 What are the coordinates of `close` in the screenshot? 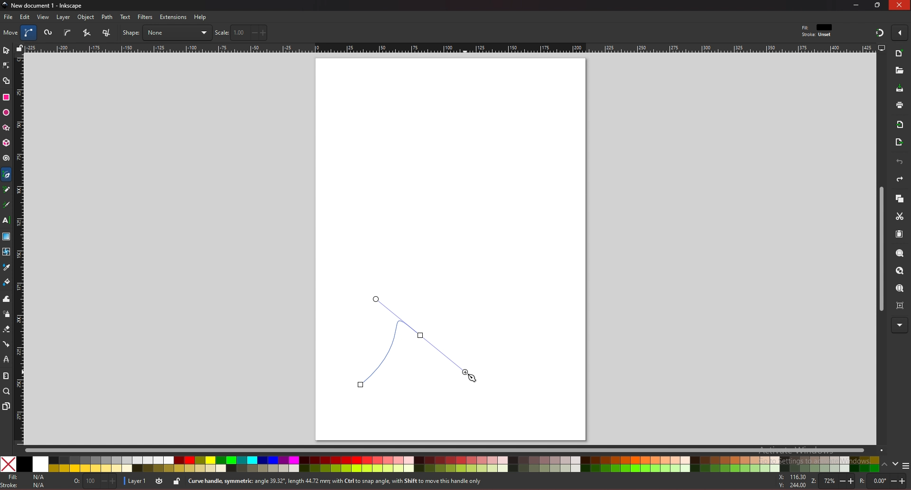 It's located at (900, 5).